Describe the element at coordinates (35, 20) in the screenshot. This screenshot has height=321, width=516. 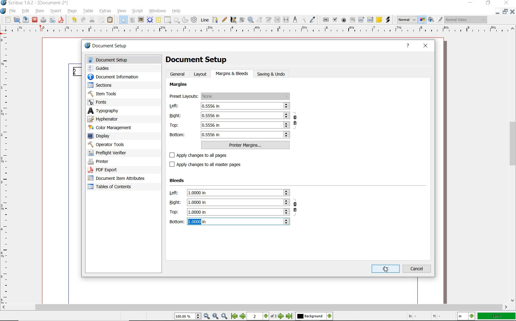
I see `close` at that location.